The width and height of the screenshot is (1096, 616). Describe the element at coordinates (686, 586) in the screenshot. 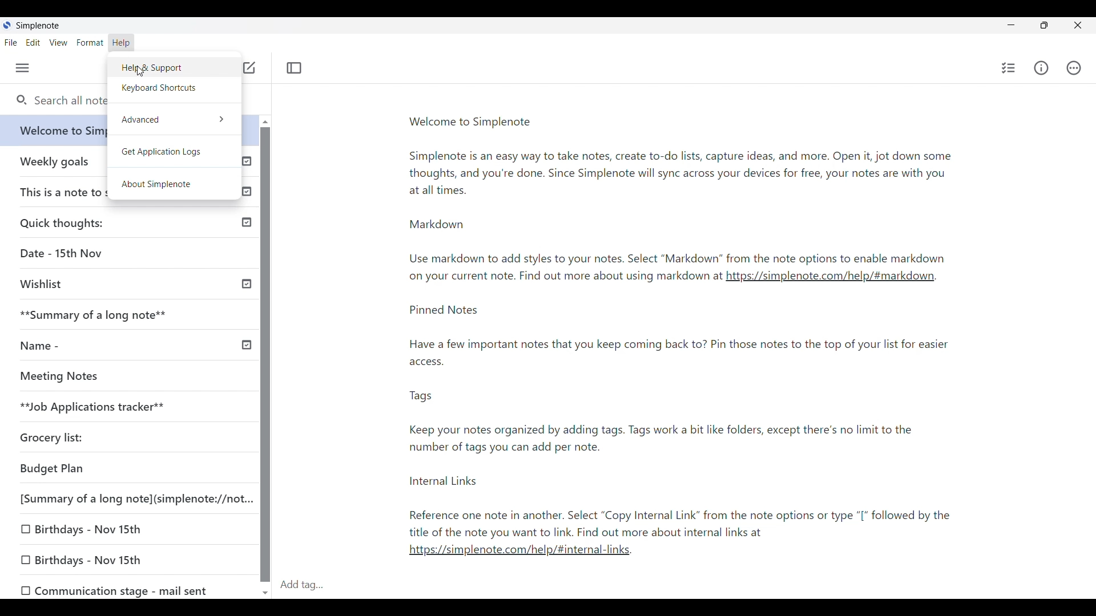

I see `Click to type in tags` at that location.